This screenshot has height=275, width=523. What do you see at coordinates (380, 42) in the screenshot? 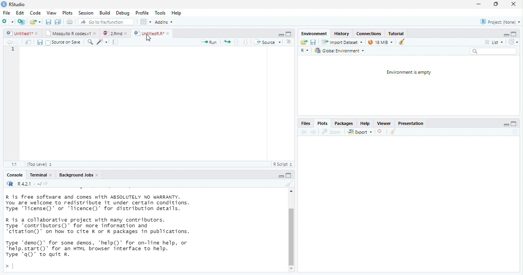
I see `28 MiB` at bounding box center [380, 42].